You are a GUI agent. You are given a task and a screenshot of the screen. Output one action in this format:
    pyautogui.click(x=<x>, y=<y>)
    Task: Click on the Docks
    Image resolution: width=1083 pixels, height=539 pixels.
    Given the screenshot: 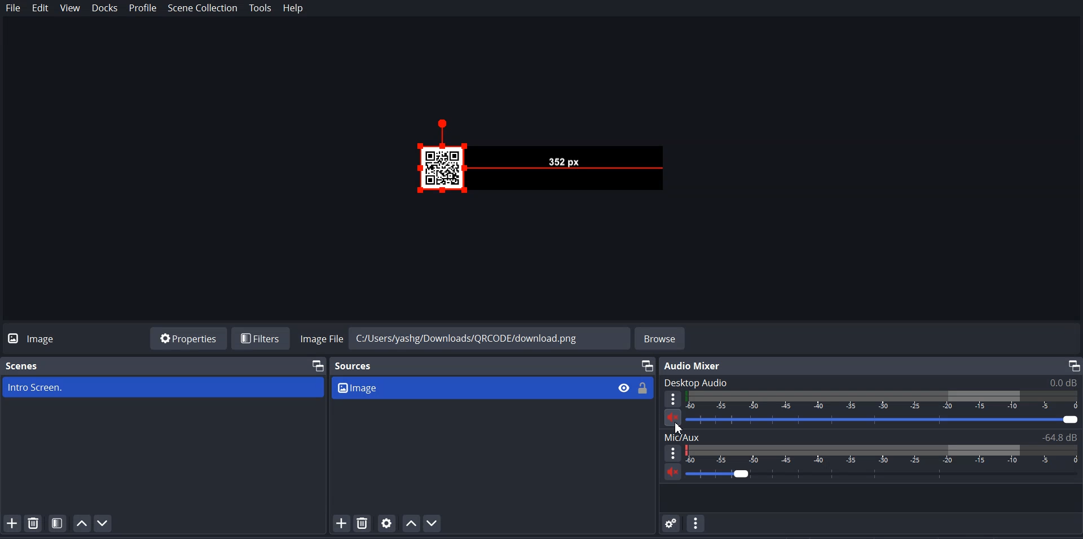 What is the action you would take?
    pyautogui.click(x=104, y=8)
    